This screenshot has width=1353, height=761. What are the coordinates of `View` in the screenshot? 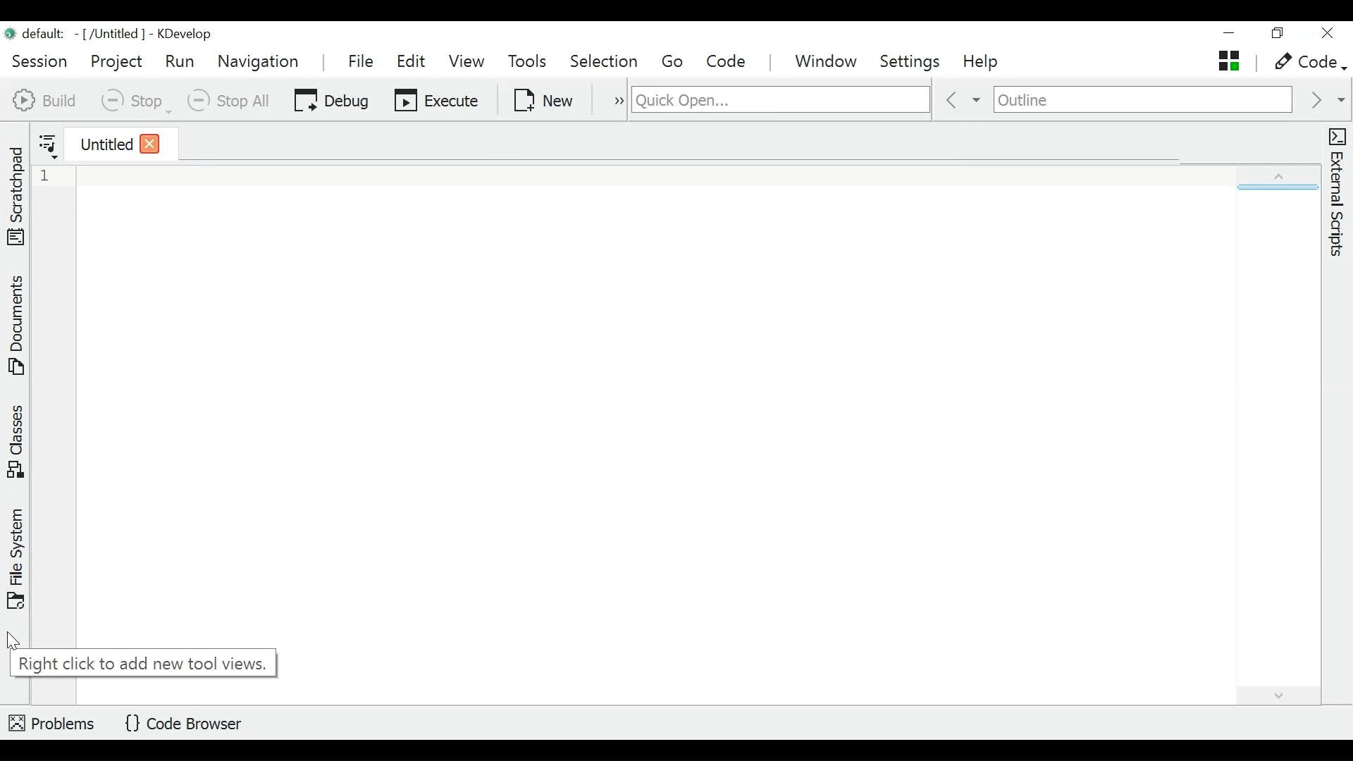 It's located at (467, 61).